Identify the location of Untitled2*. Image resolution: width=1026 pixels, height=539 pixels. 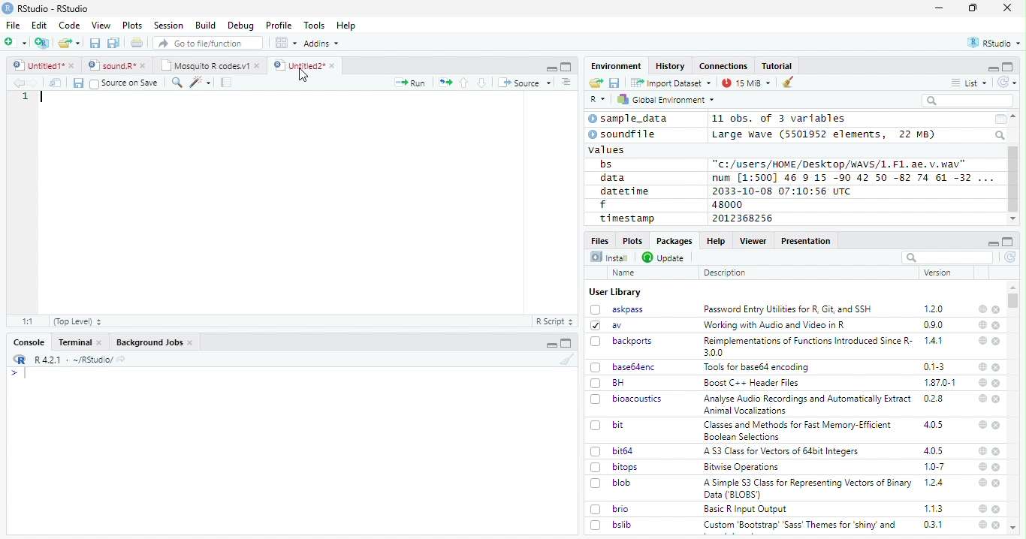
(307, 66).